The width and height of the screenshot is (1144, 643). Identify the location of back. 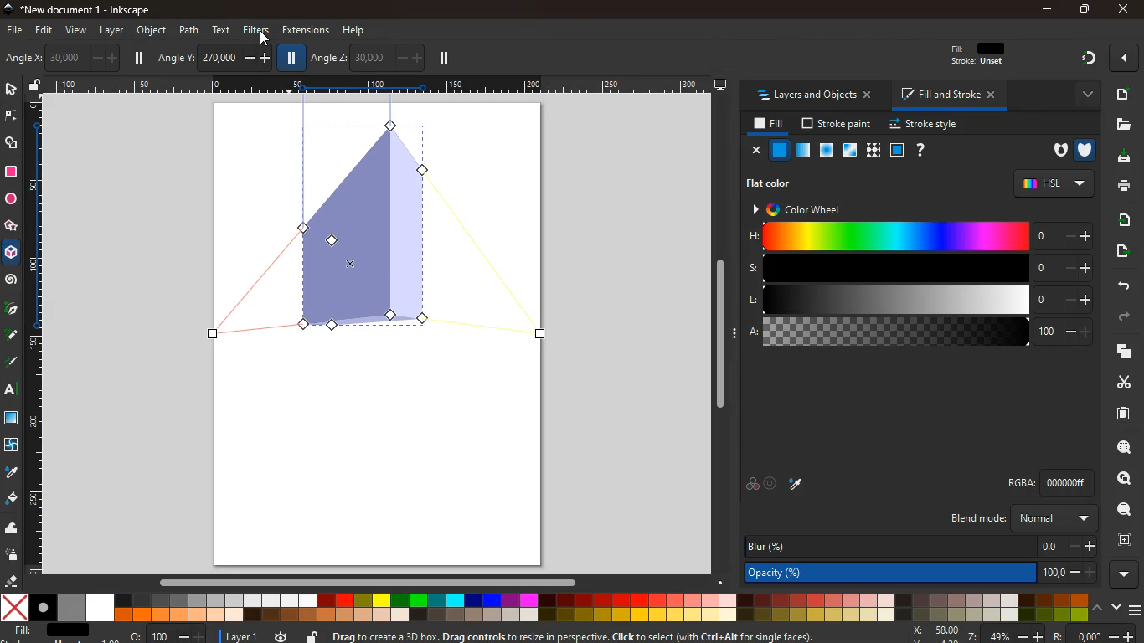
(1122, 285).